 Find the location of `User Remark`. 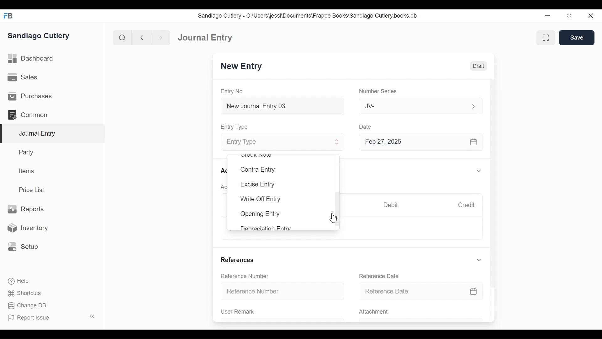

User Remark is located at coordinates (241, 312).